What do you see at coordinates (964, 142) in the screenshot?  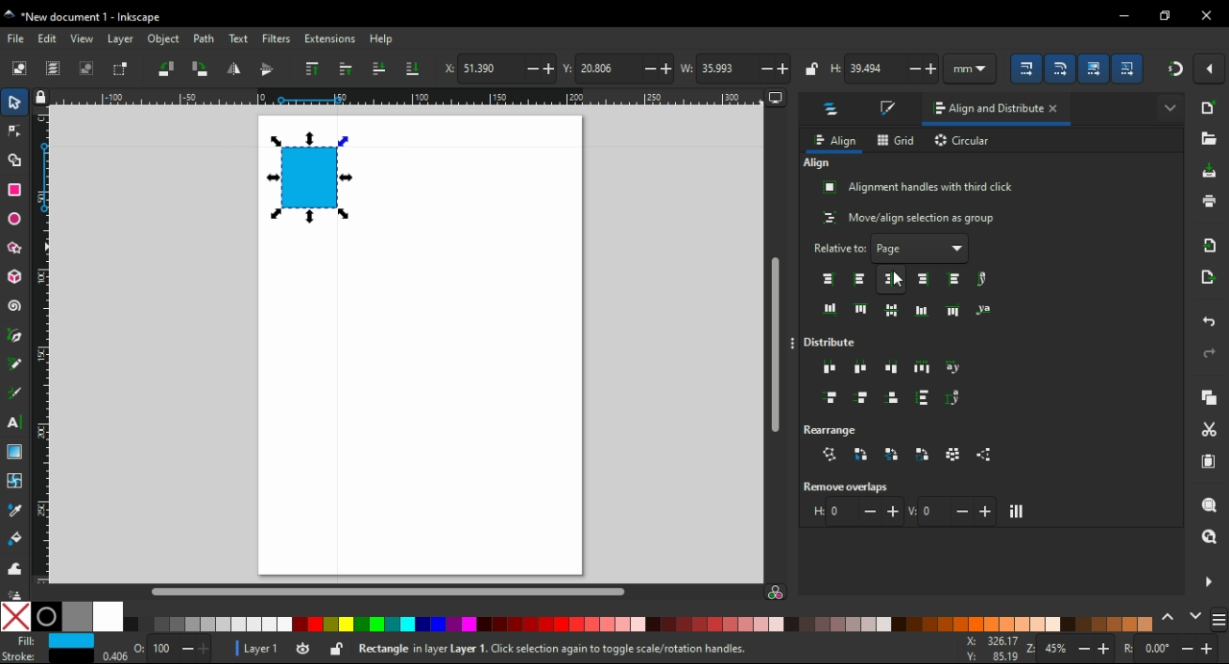 I see `circular` at bounding box center [964, 142].